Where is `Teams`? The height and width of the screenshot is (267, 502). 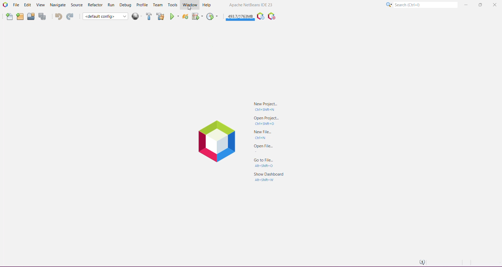 Teams is located at coordinates (158, 5).